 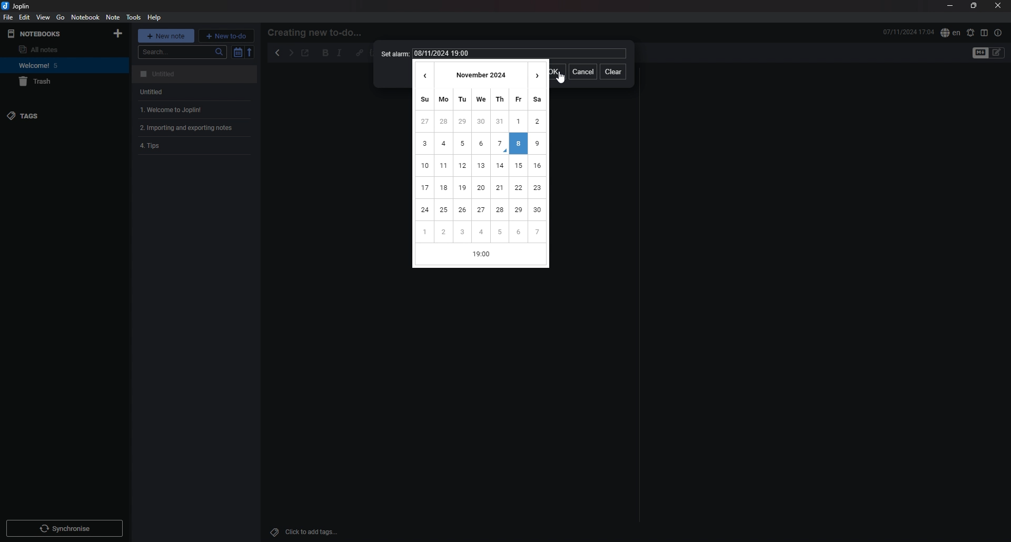 What do you see at coordinates (950, 33) in the screenshot?
I see `spell check` at bounding box center [950, 33].